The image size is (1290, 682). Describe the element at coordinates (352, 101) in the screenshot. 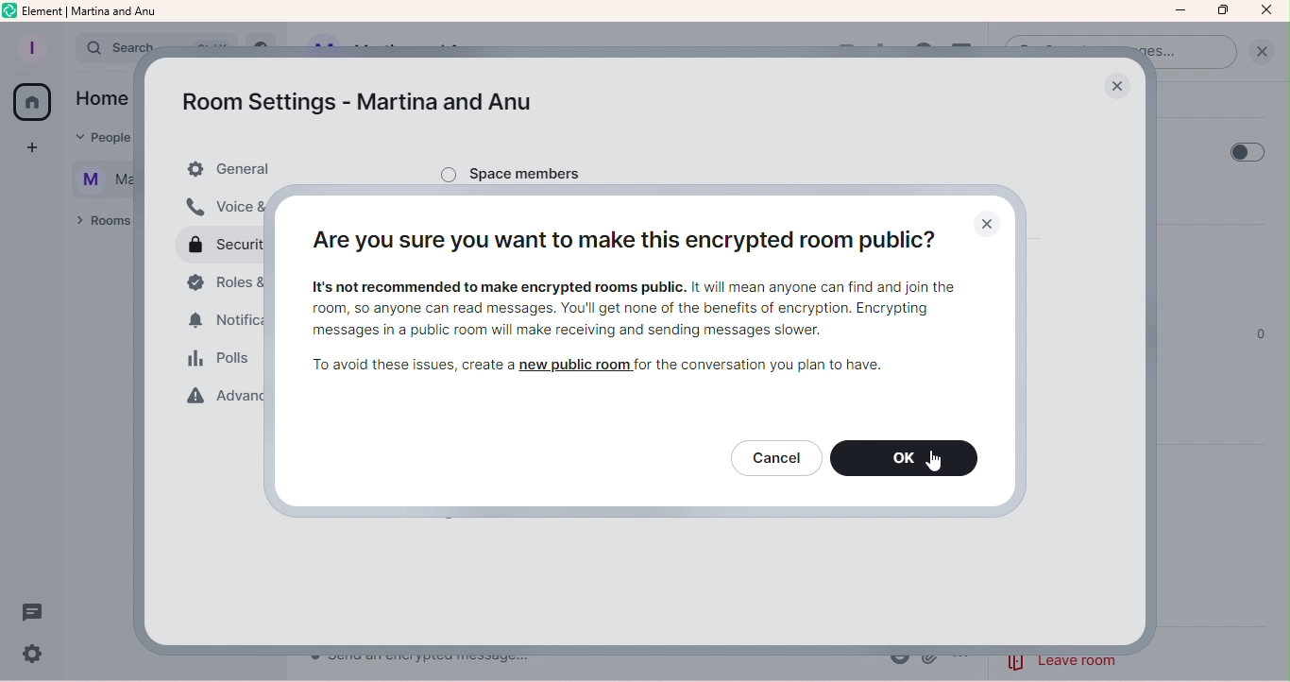

I see `Room settings - Martina and Anu` at that location.